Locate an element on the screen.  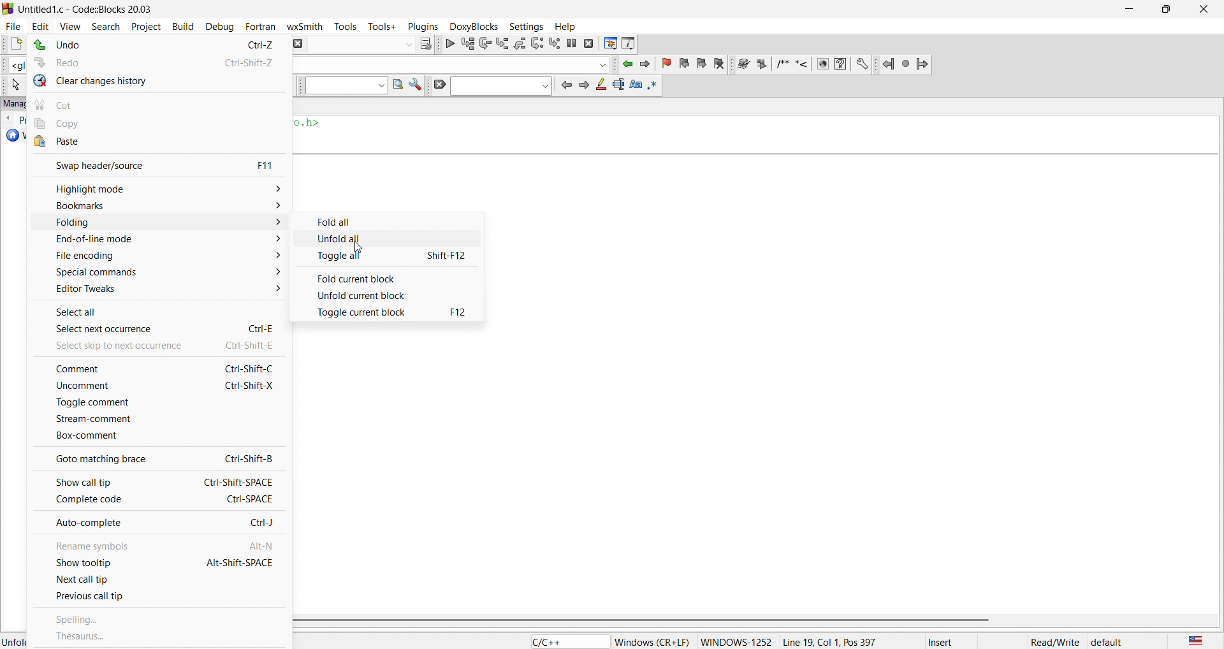
jump forward is located at coordinates (648, 64).